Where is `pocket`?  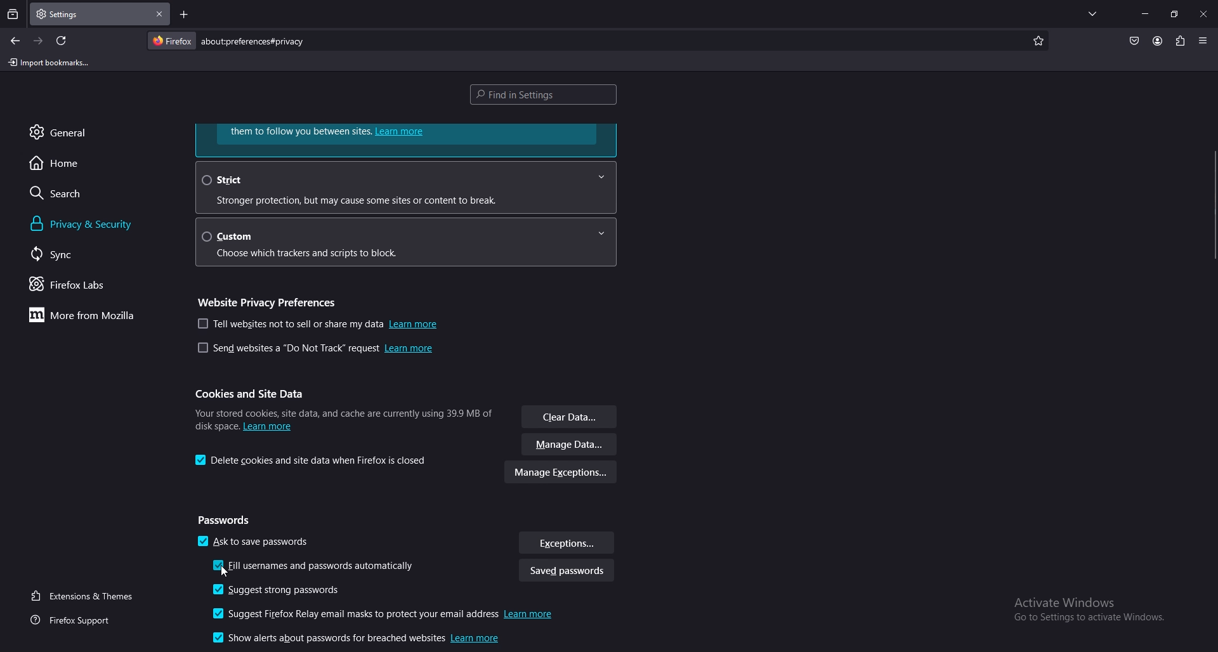 pocket is located at coordinates (1134, 41).